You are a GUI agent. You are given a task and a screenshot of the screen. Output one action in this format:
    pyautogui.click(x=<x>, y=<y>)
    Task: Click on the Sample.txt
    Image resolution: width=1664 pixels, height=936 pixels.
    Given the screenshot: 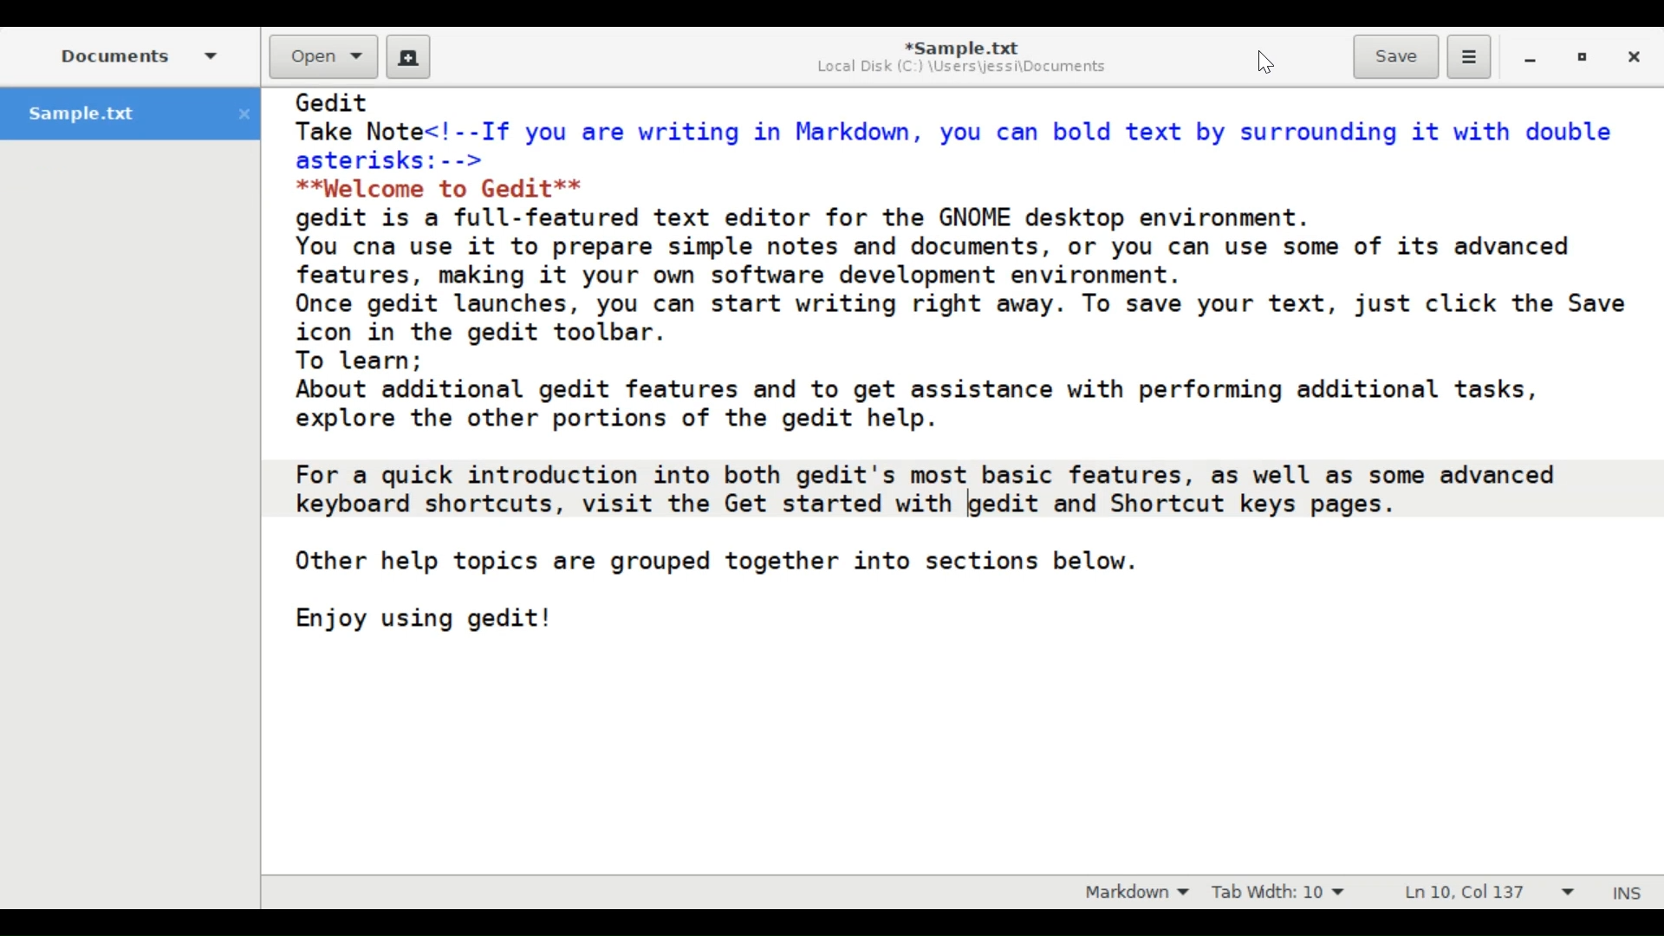 What is the action you would take?
    pyautogui.click(x=114, y=113)
    